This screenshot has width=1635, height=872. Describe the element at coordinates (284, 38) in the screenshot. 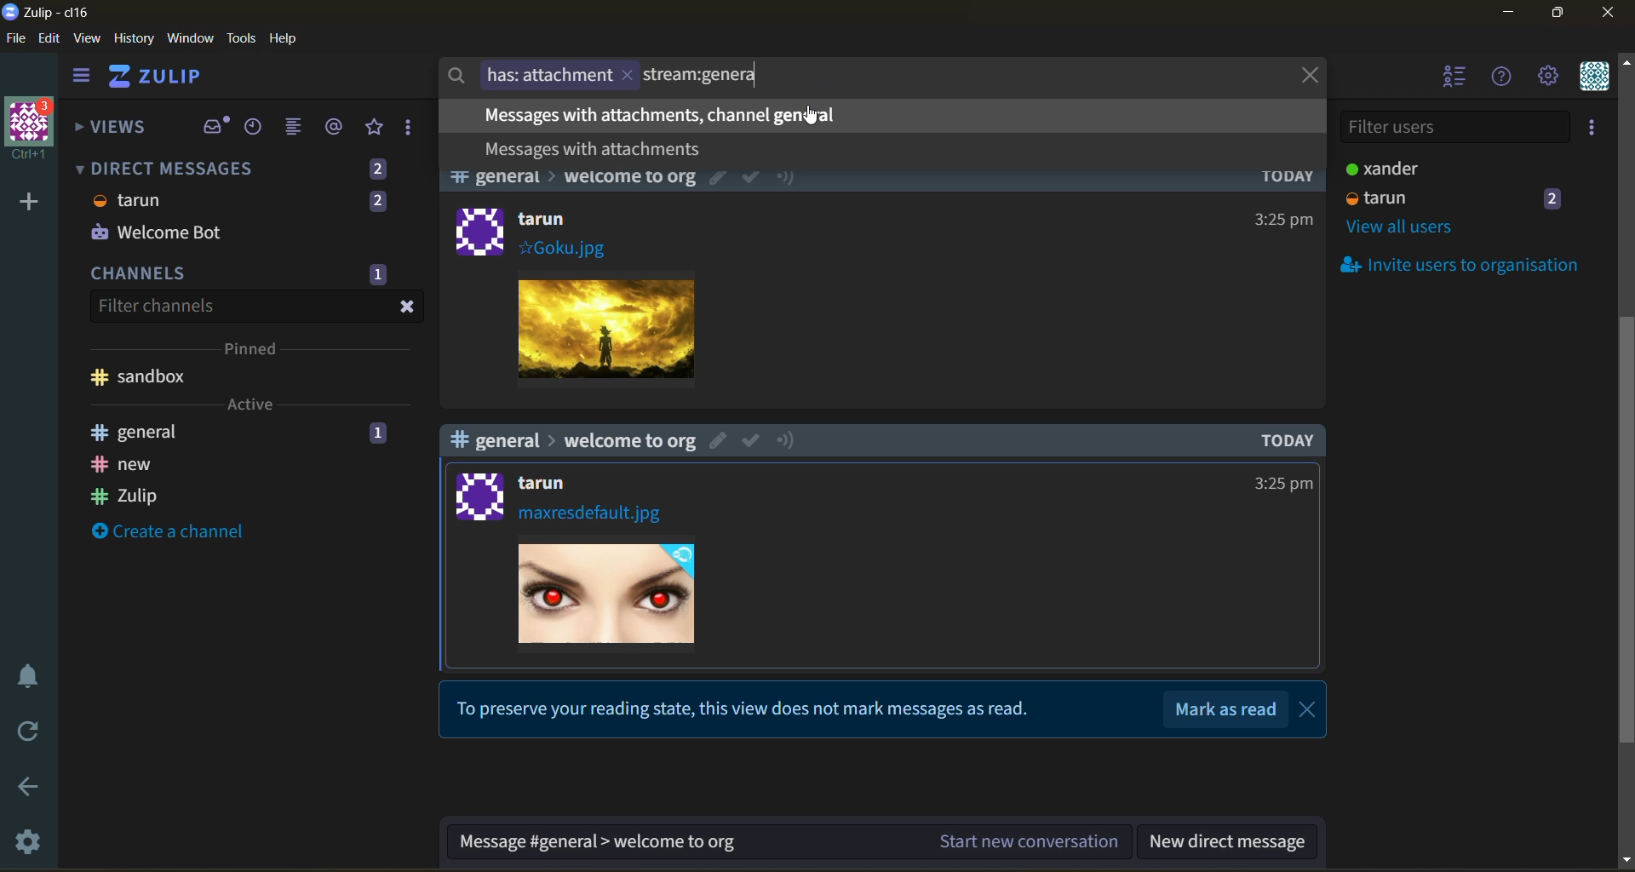

I see `help` at that location.